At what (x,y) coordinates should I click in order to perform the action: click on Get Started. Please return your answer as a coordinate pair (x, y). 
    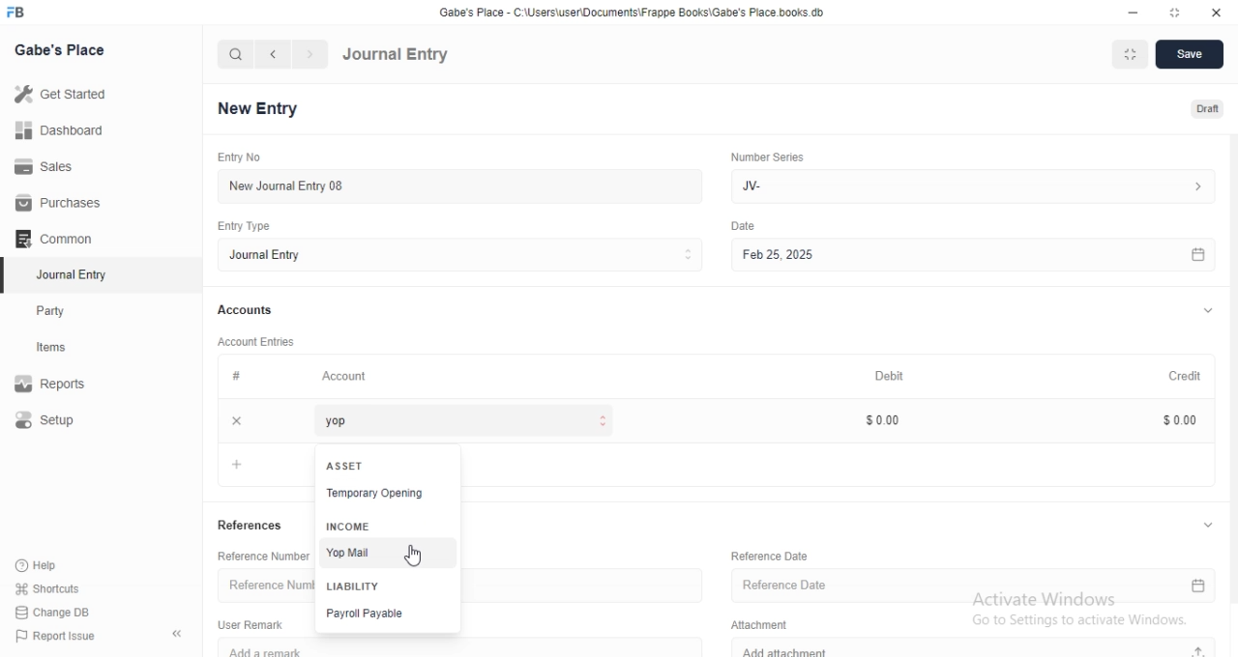
    Looking at the image, I should click on (66, 98).